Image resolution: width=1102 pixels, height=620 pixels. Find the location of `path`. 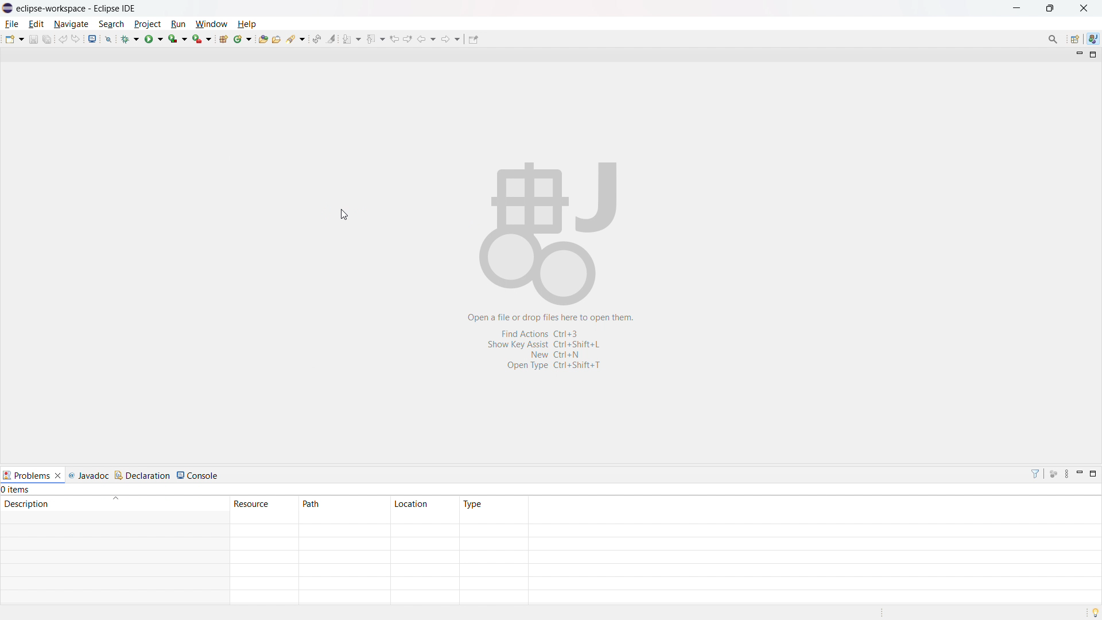

path is located at coordinates (344, 503).